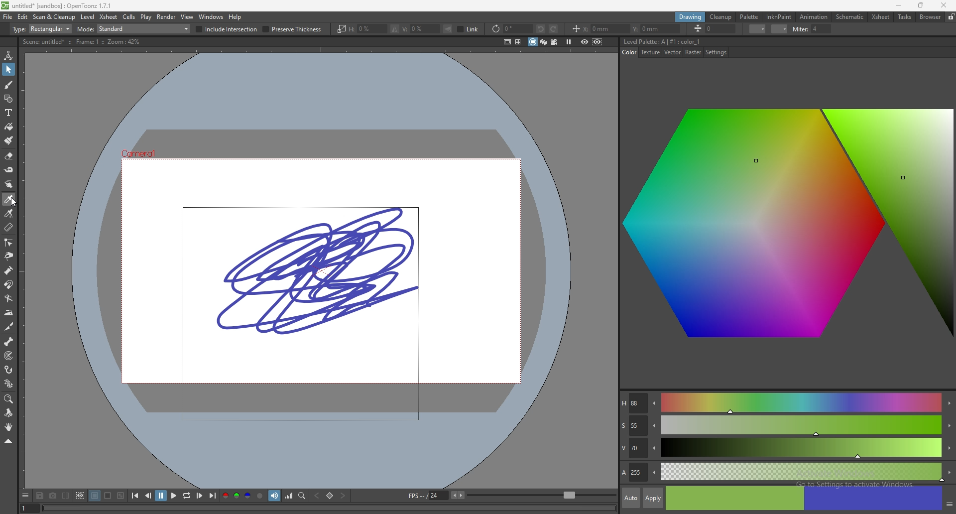 The width and height of the screenshot is (956, 514). I want to click on next frame, so click(199, 495).